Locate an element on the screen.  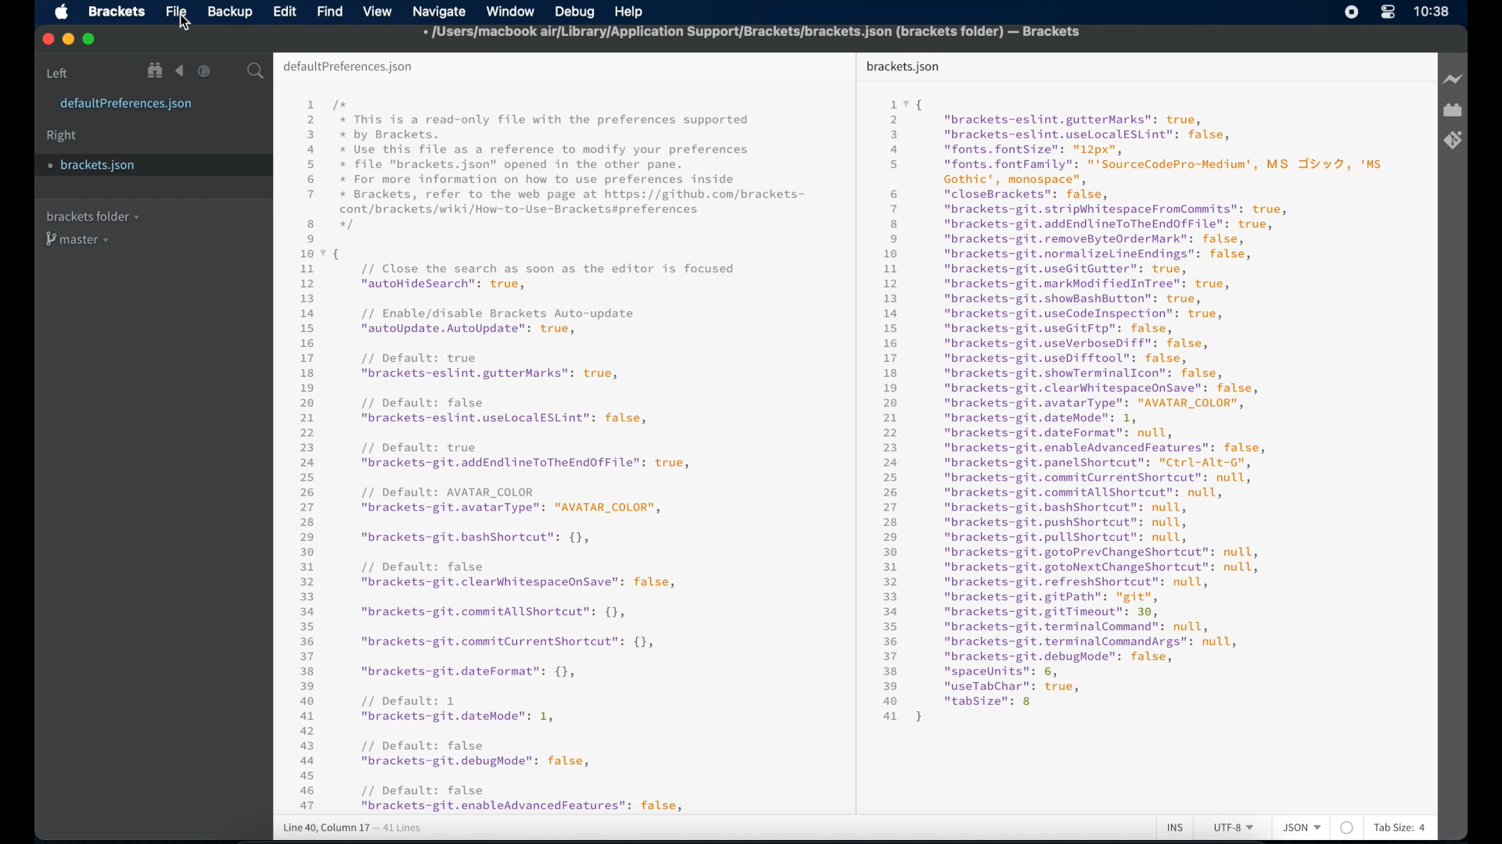
brackets is located at coordinates (117, 12).